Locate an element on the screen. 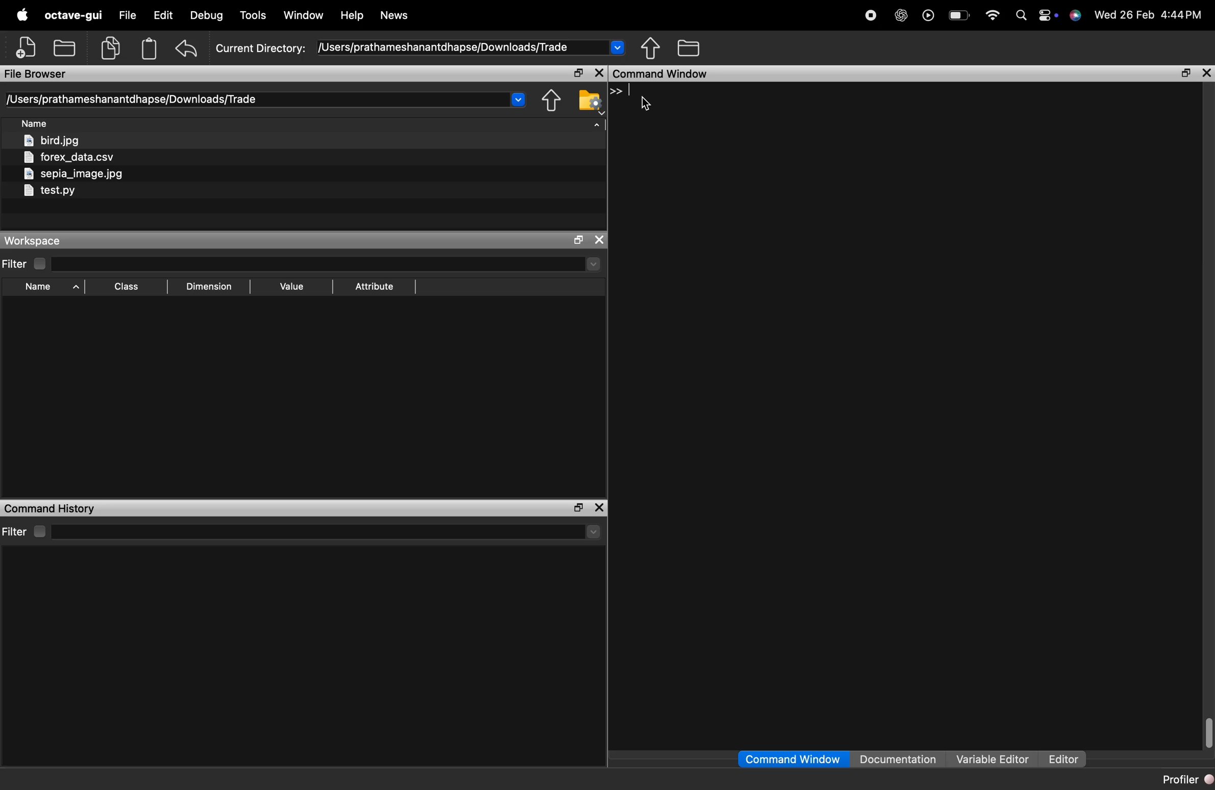  Wed 26 Feb 4:44PM is located at coordinates (1149, 15).